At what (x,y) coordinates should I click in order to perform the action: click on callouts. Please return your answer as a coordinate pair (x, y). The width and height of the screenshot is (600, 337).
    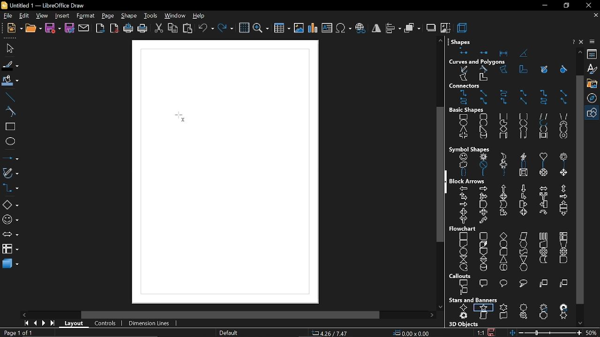
    Looking at the image, I should click on (513, 287).